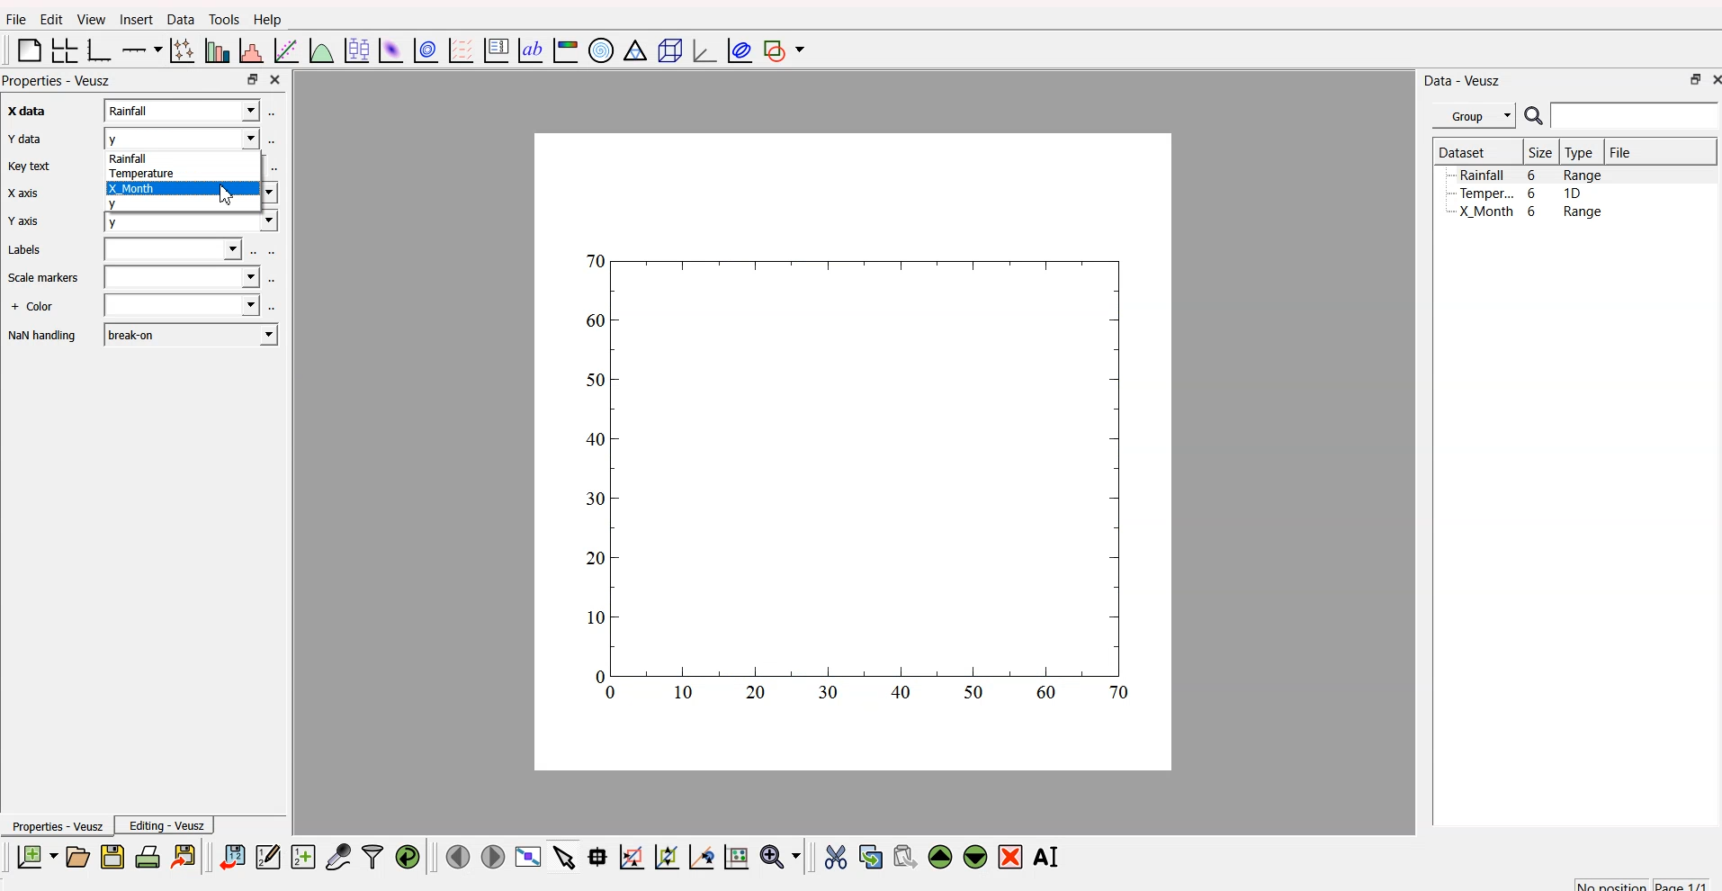 The image size is (1722, 891). I want to click on field, so click(185, 277).